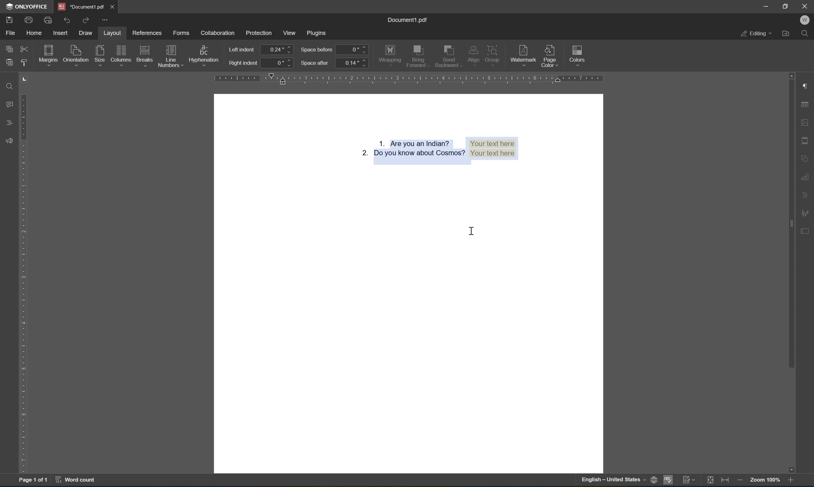 The width and height of the screenshot is (814, 487). What do you see at coordinates (81, 7) in the screenshot?
I see `document1` at bounding box center [81, 7].